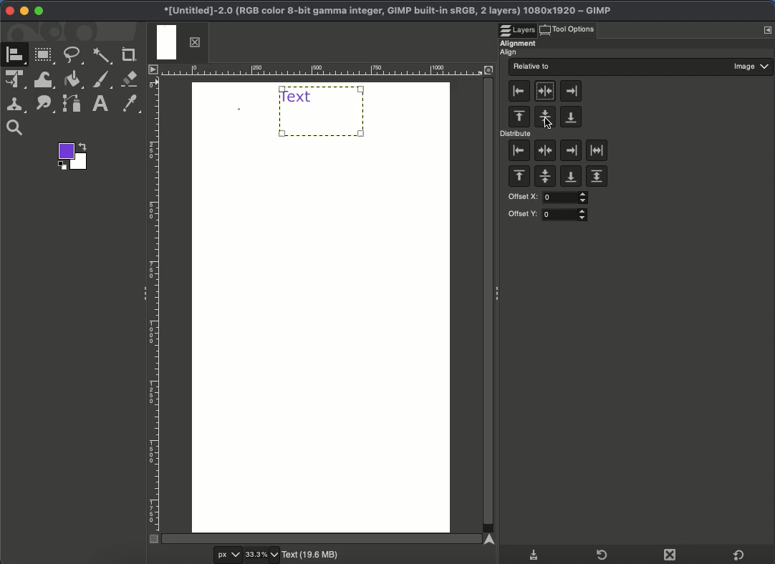 Image resolution: width=775 pixels, height=564 pixels. Describe the element at coordinates (334, 70) in the screenshot. I see `Ruler` at that location.